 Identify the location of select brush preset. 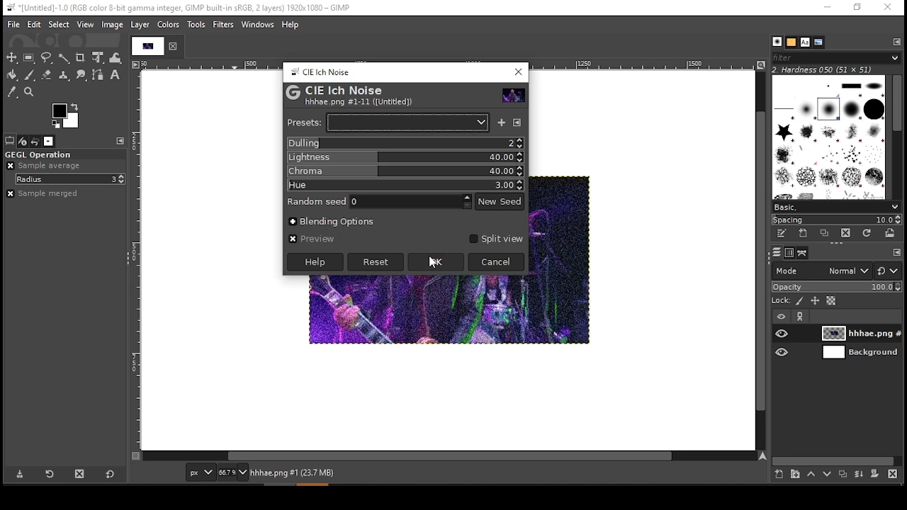
(838, 208).